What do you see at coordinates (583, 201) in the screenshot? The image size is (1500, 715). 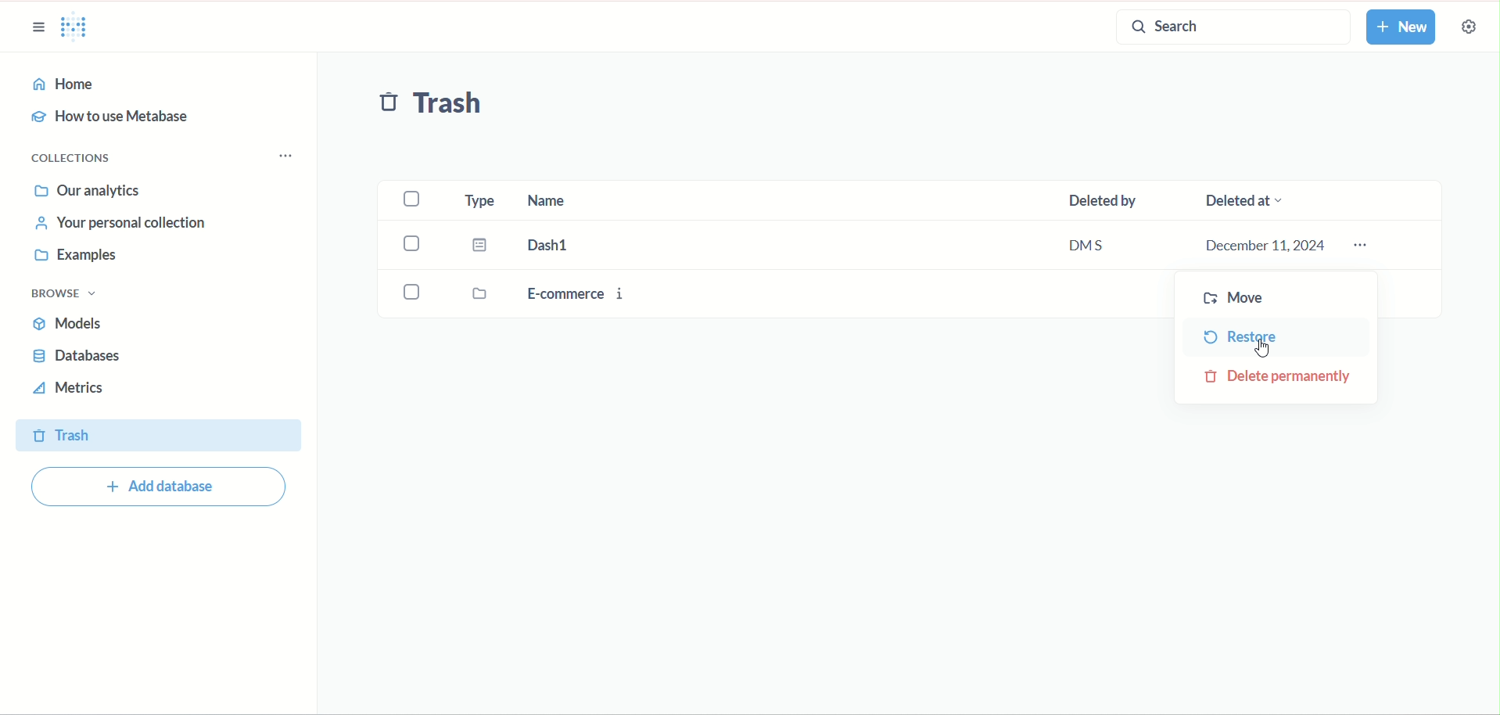 I see `name` at bounding box center [583, 201].